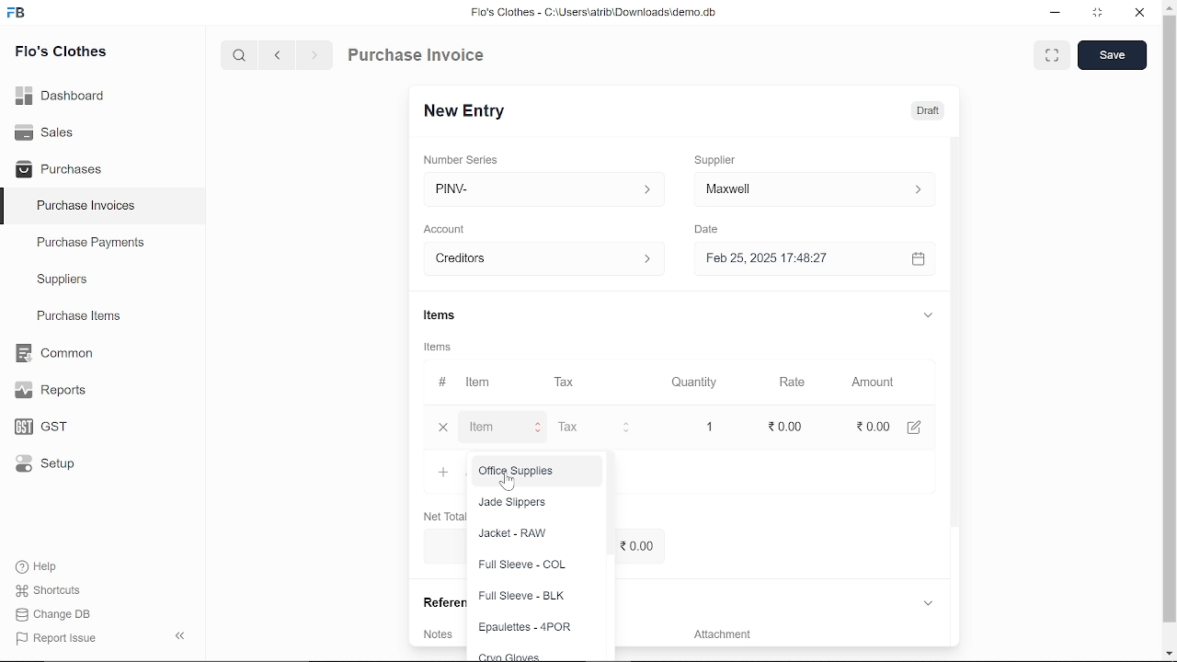 This screenshot has width=1177, height=662. What do you see at coordinates (1170, 653) in the screenshot?
I see `move down` at bounding box center [1170, 653].